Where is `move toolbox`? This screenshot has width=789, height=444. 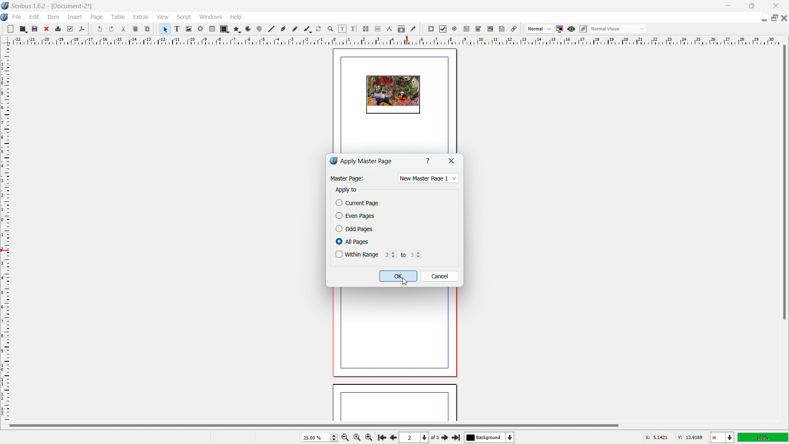 move toolbox is located at coordinates (422, 29).